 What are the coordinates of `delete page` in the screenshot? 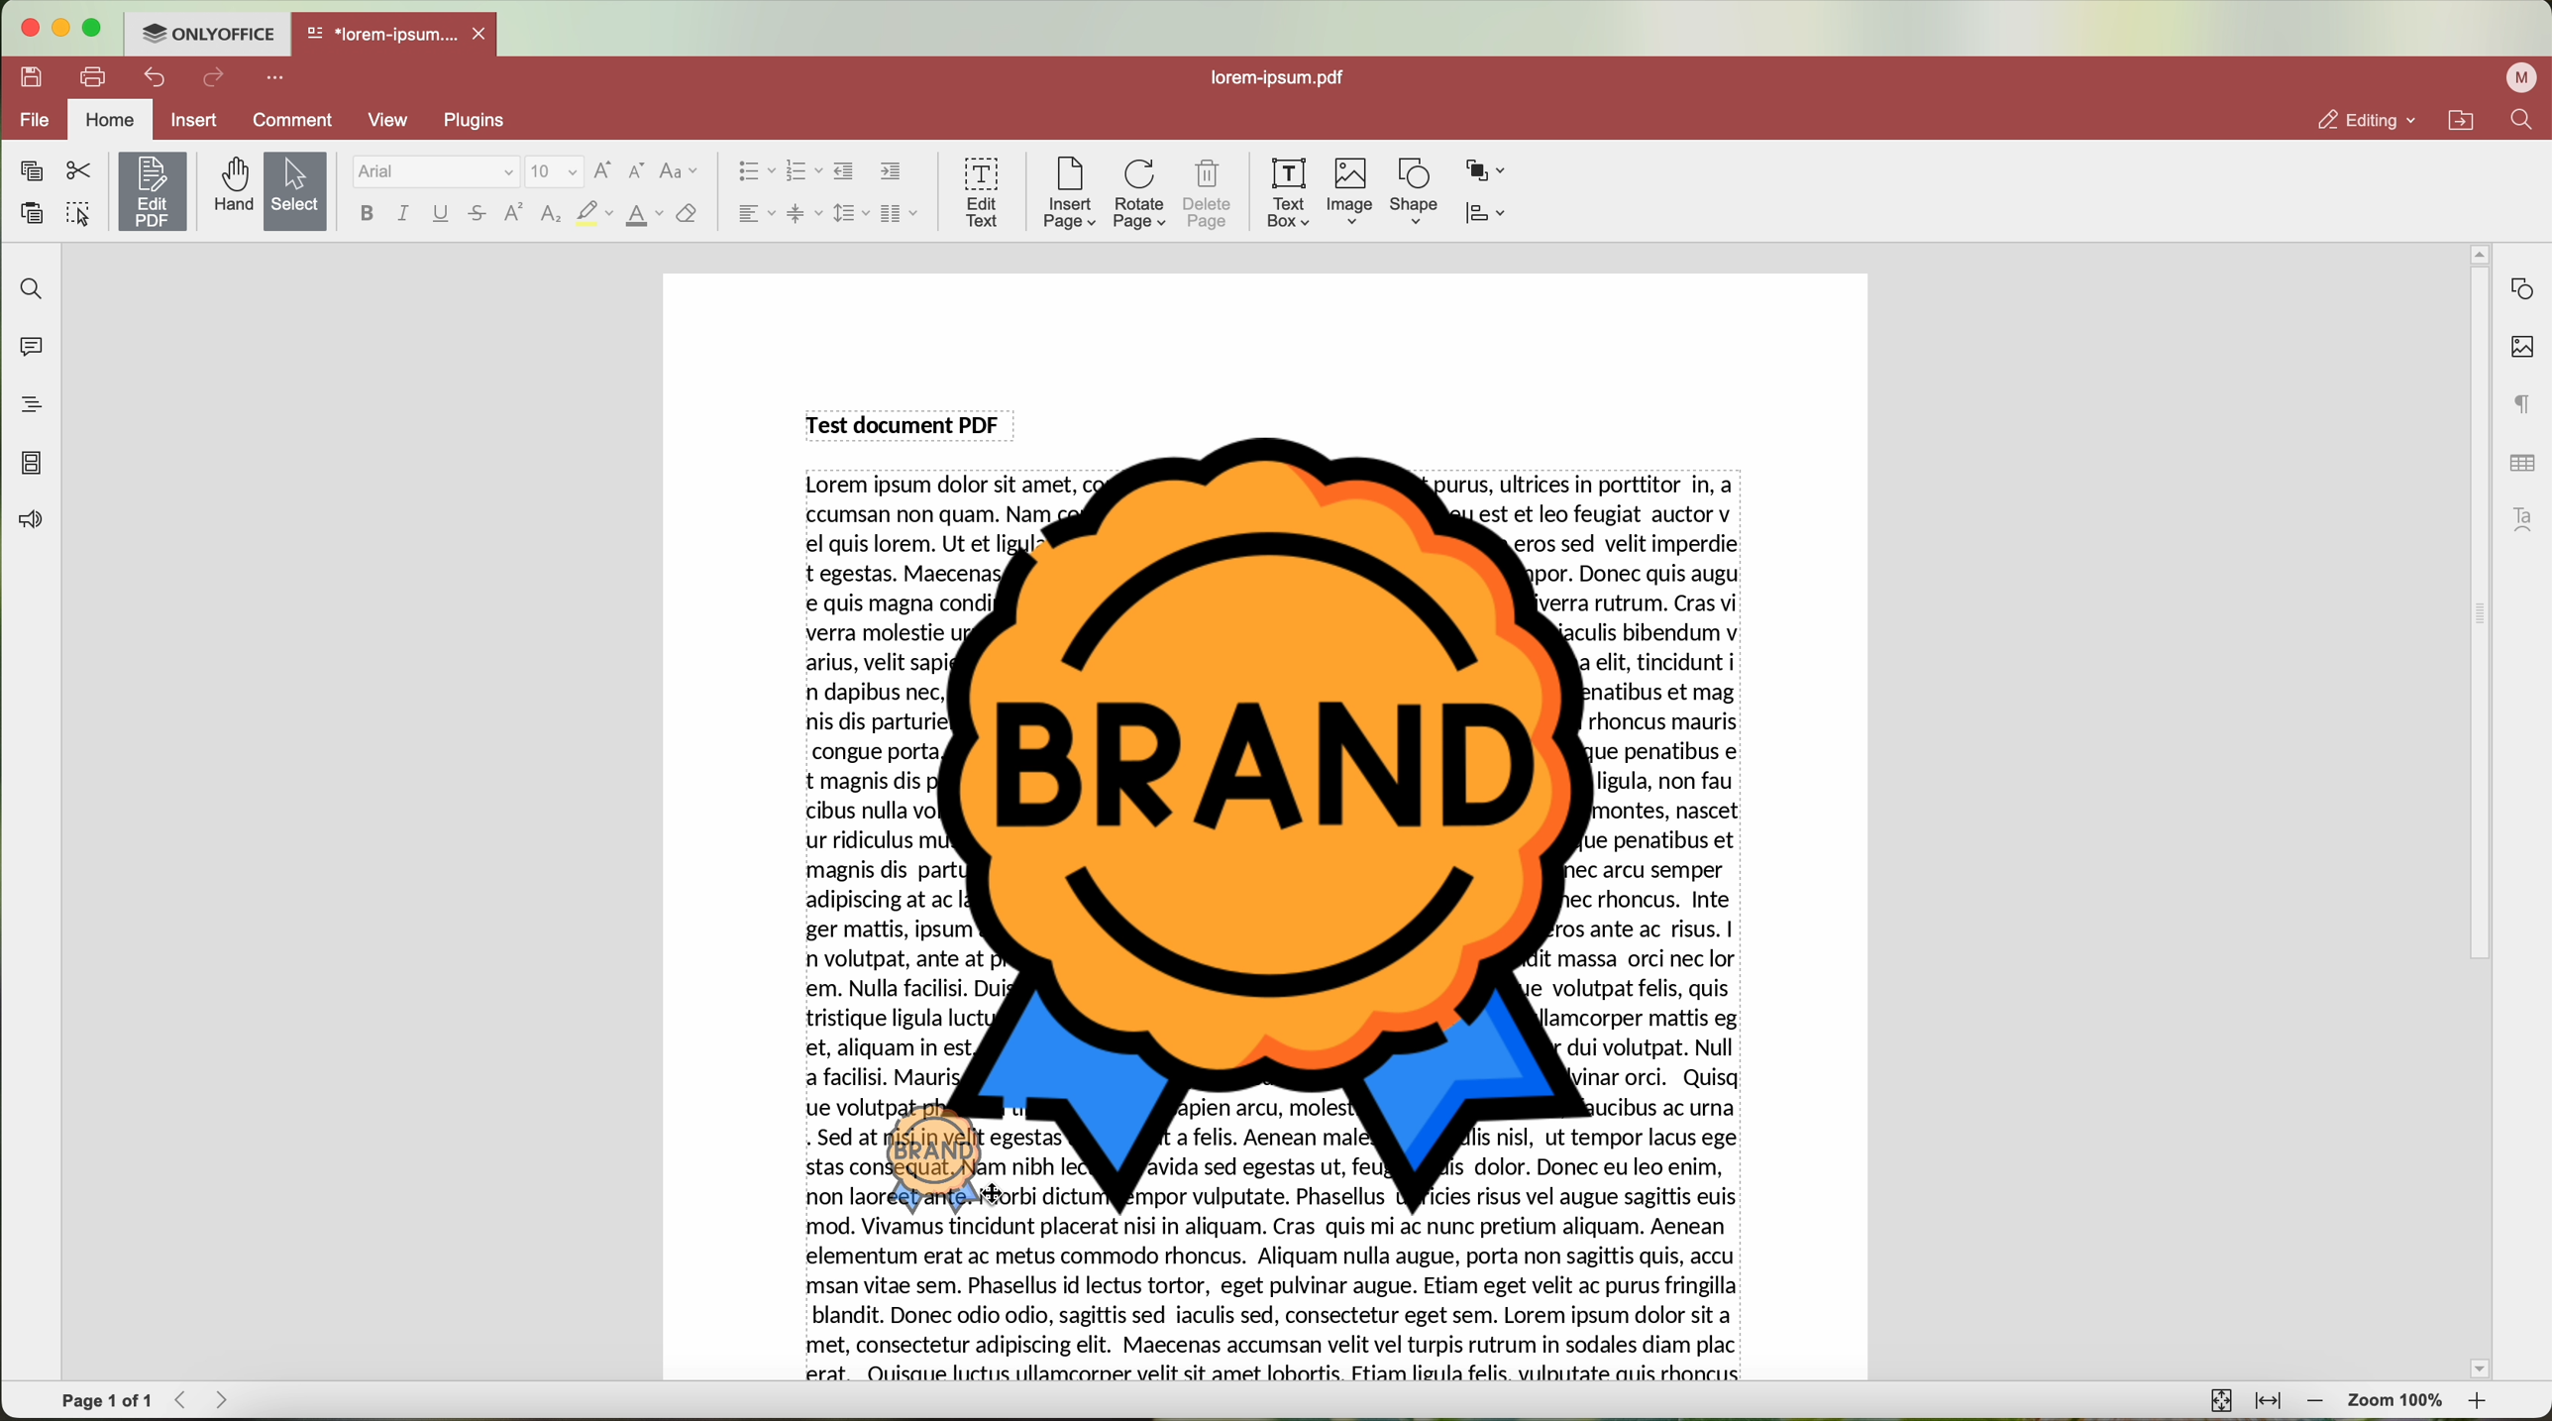 It's located at (1209, 197).